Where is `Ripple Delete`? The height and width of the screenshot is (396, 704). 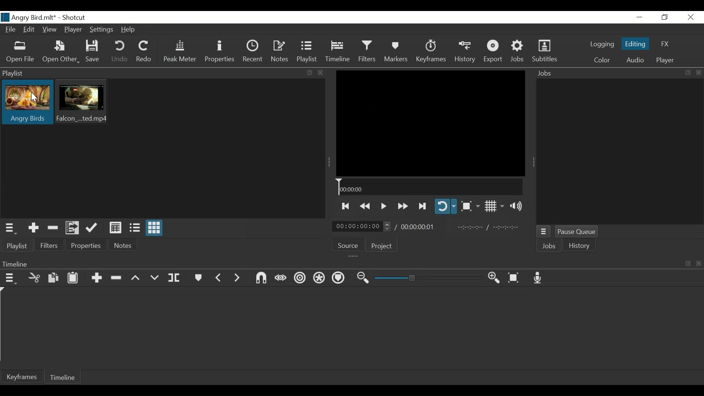
Ripple Delete is located at coordinates (117, 277).